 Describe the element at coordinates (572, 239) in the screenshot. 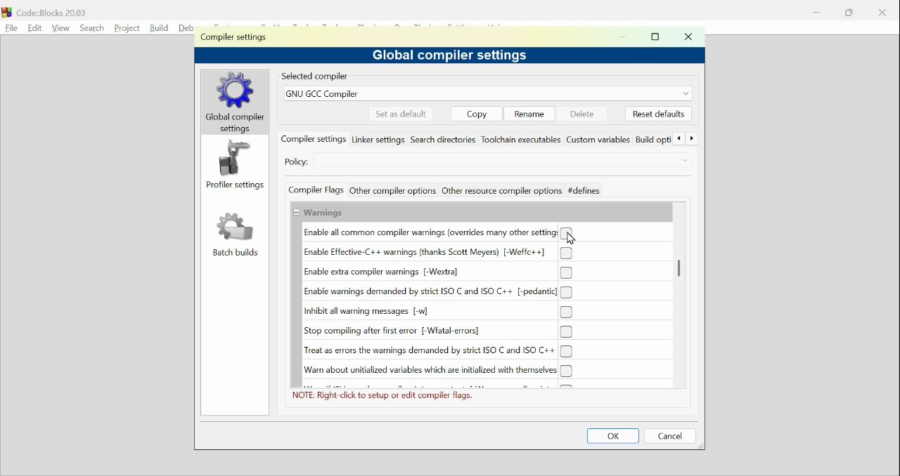

I see `Cursor` at that location.